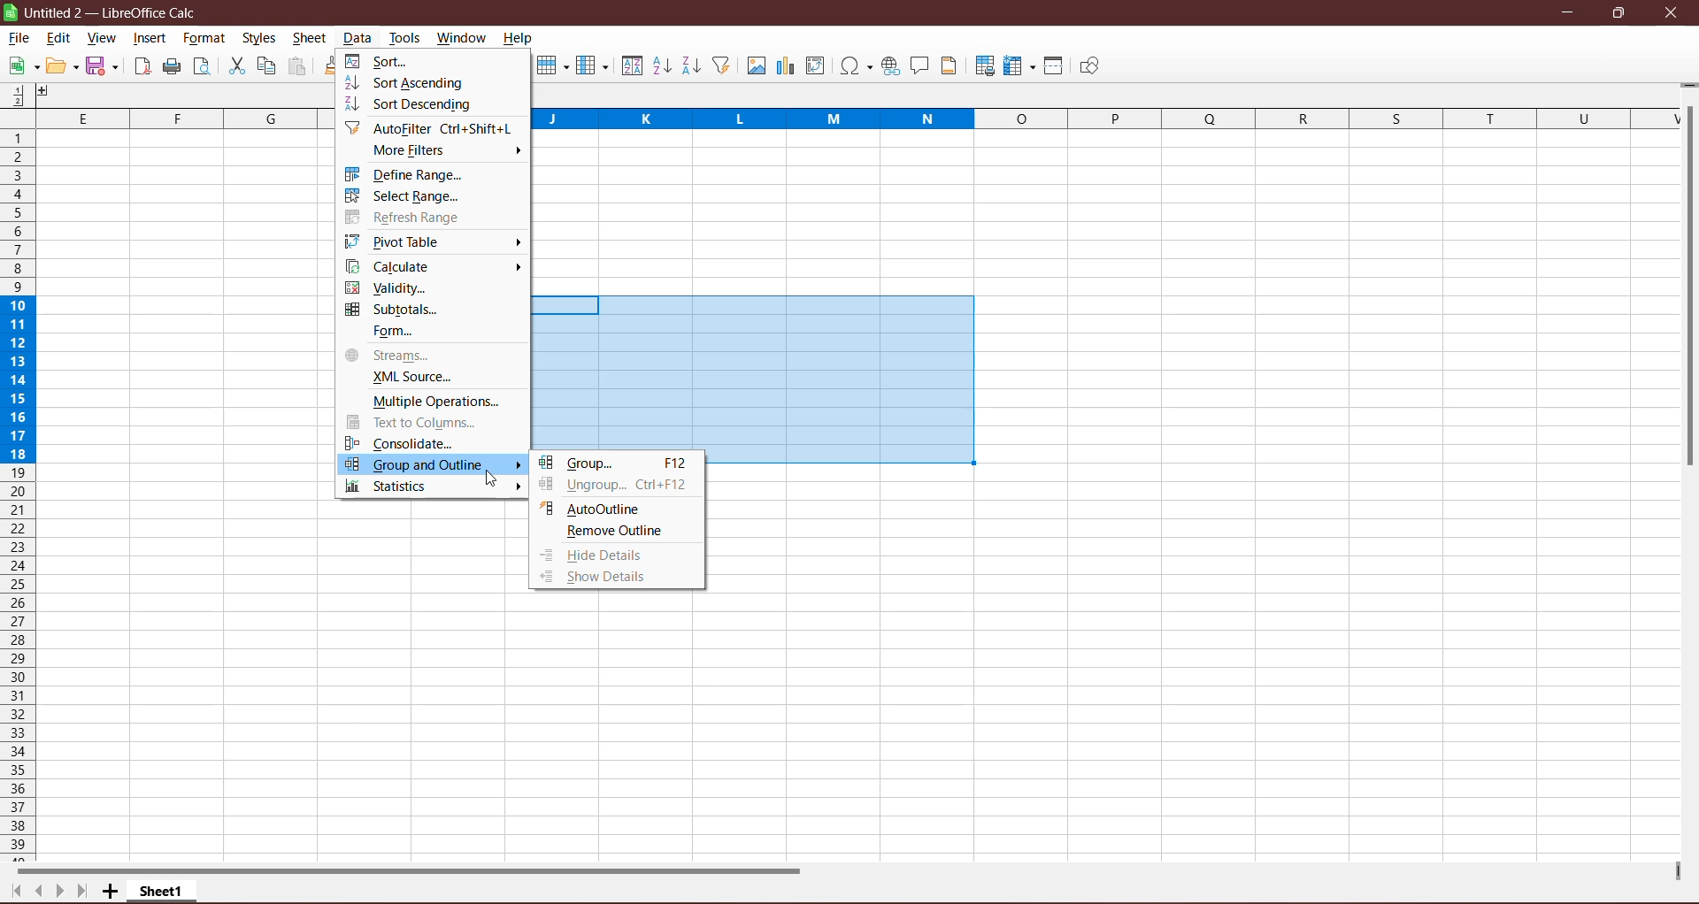 The width and height of the screenshot is (1699, 904). What do you see at coordinates (407, 218) in the screenshot?
I see `Refresh Range` at bounding box center [407, 218].